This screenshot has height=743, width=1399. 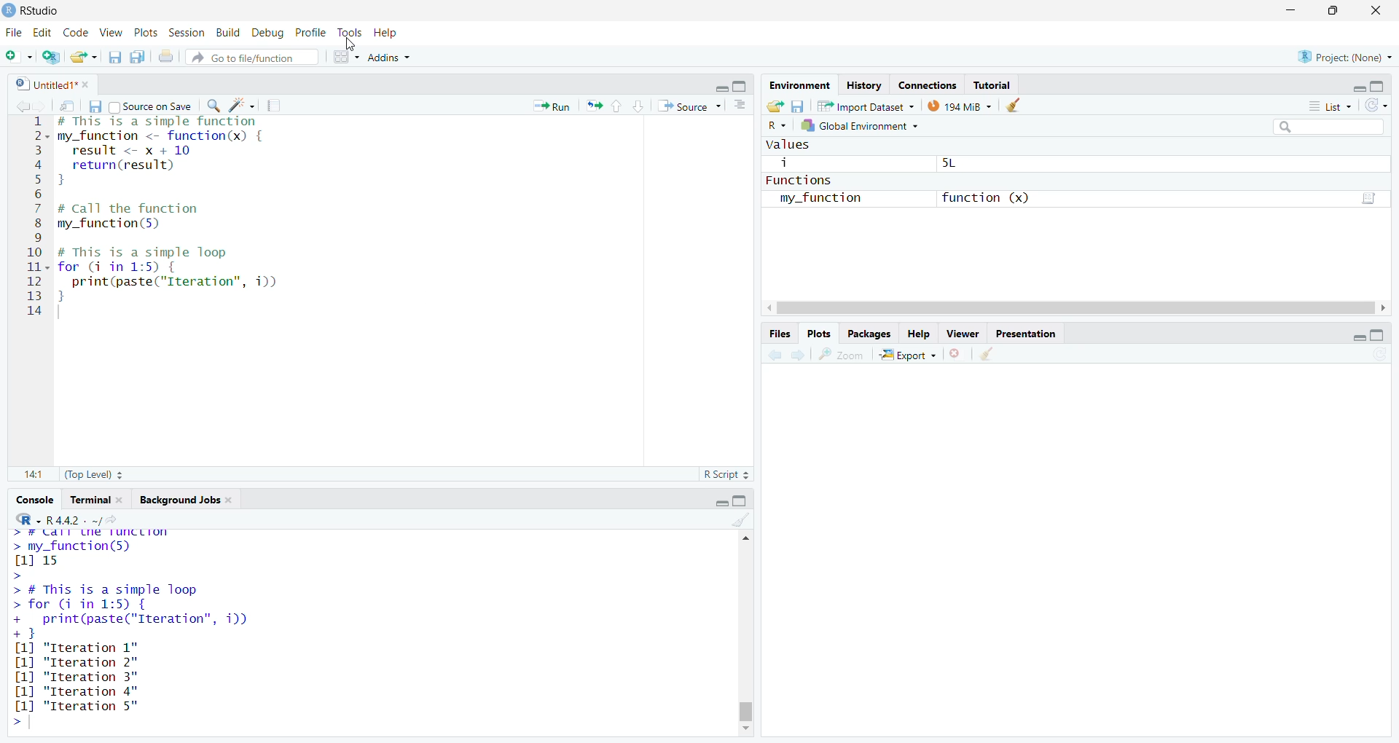 What do you see at coordinates (789, 145) in the screenshot?
I see `values` at bounding box center [789, 145].